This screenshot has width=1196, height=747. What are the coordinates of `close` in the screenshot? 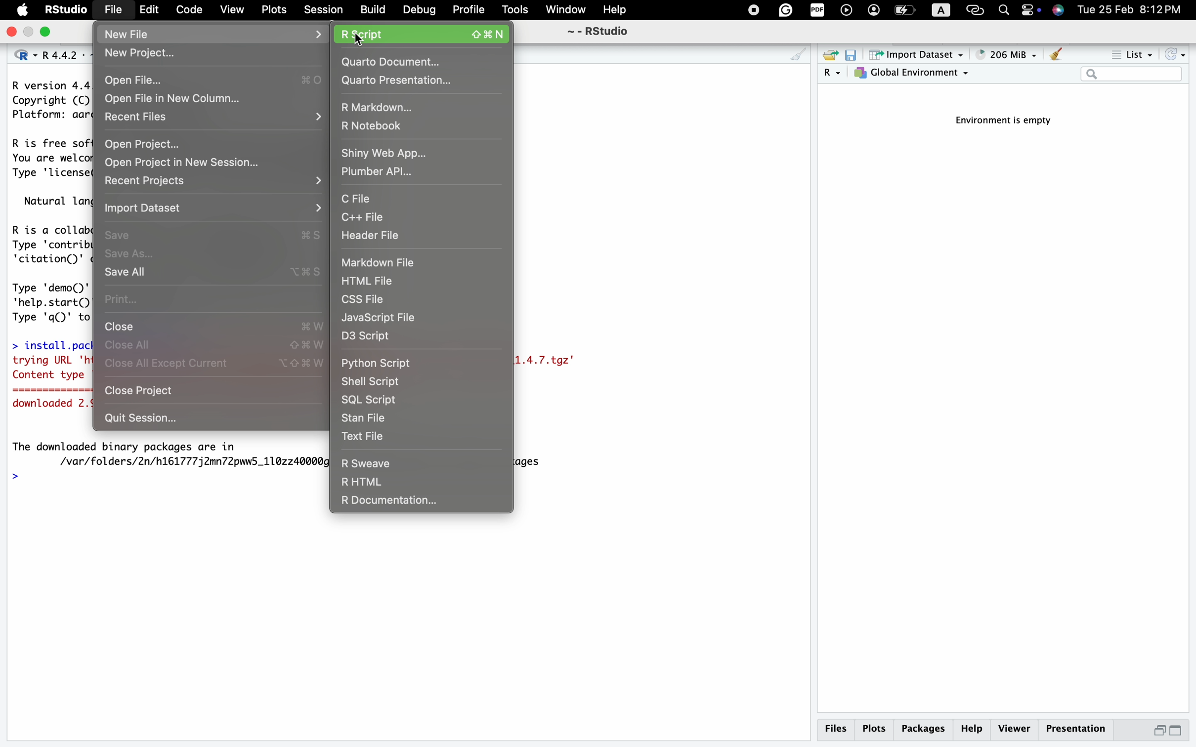 It's located at (12, 32).